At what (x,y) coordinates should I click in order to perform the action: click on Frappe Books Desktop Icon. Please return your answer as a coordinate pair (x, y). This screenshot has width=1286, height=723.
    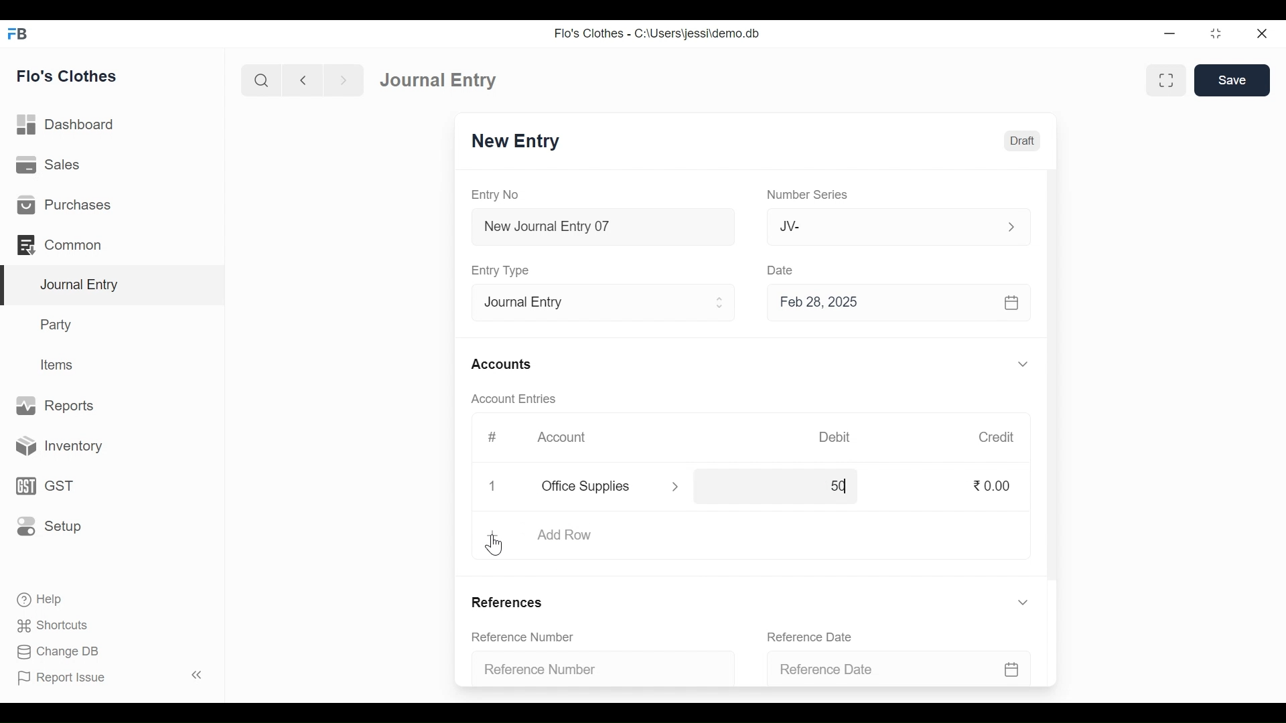
    Looking at the image, I should click on (18, 34).